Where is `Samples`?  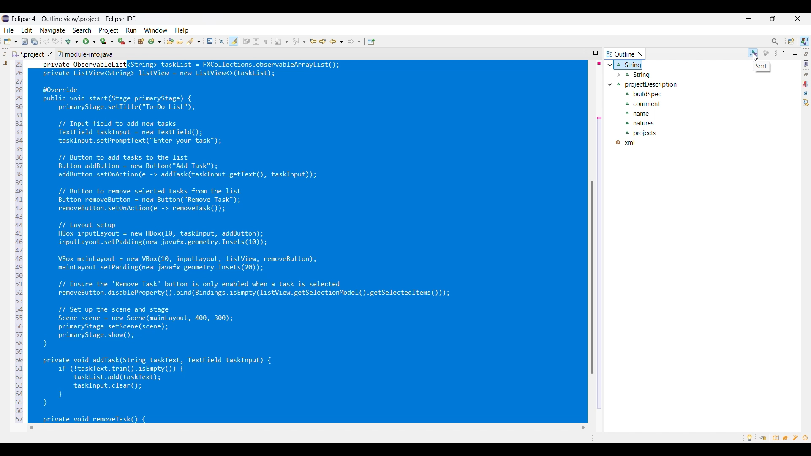
Samples is located at coordinates (796, 438).